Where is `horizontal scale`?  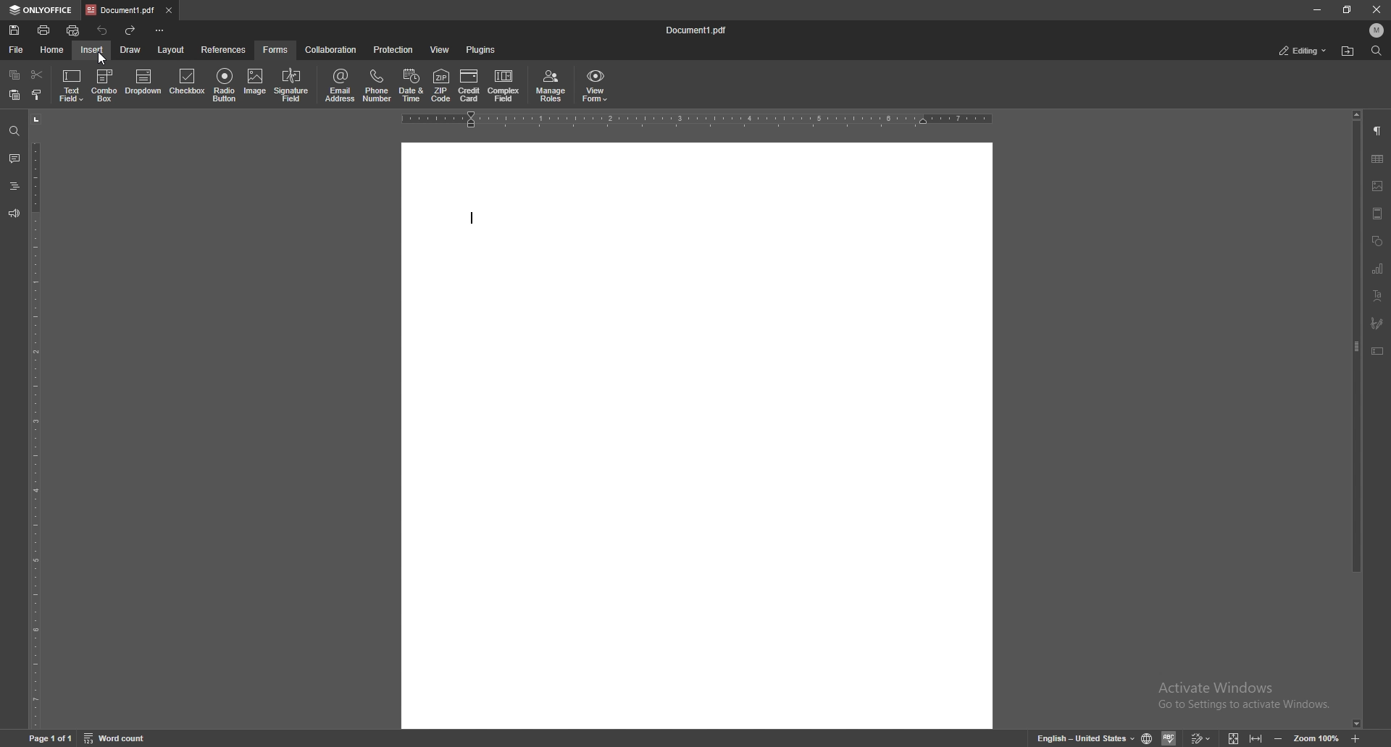 horizontal scale is located at coordinates (701, 119).